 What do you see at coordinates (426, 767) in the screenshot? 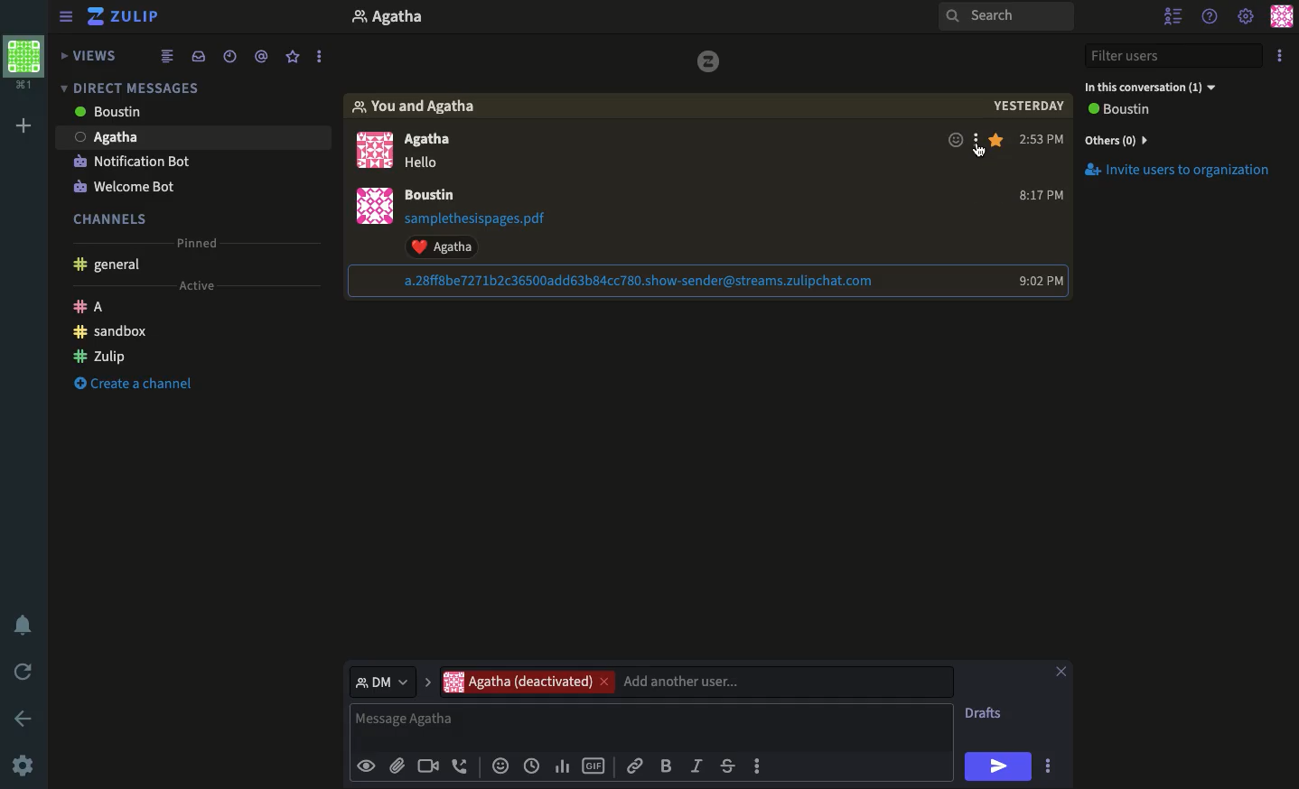
I see `Video` at bounding box center [426, 767].